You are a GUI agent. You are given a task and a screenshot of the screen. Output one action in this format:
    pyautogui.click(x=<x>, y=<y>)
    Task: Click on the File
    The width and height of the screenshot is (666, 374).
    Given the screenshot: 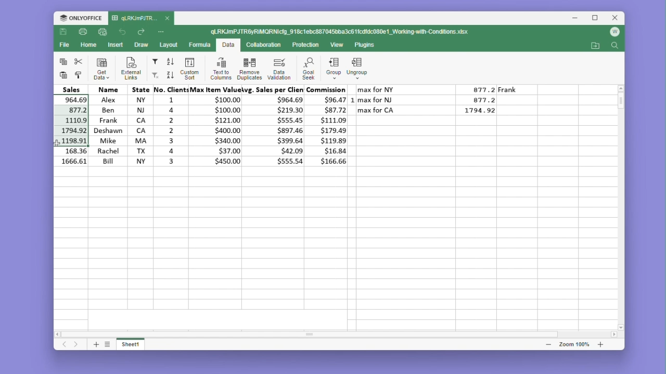 What is the action you would take?
    pyautogui.click(x=66, y=45)
    